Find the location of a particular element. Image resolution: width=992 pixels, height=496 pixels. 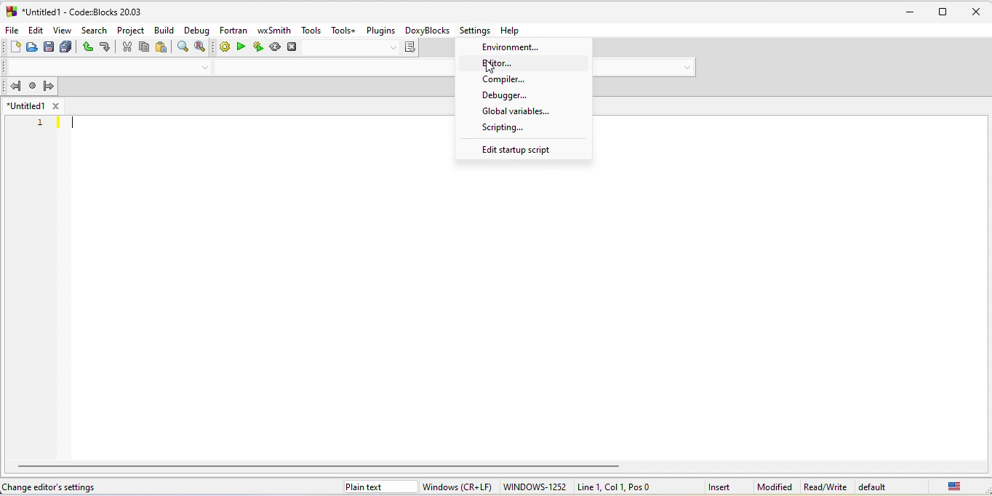

edit startup script is located at coordinates (516, 151).